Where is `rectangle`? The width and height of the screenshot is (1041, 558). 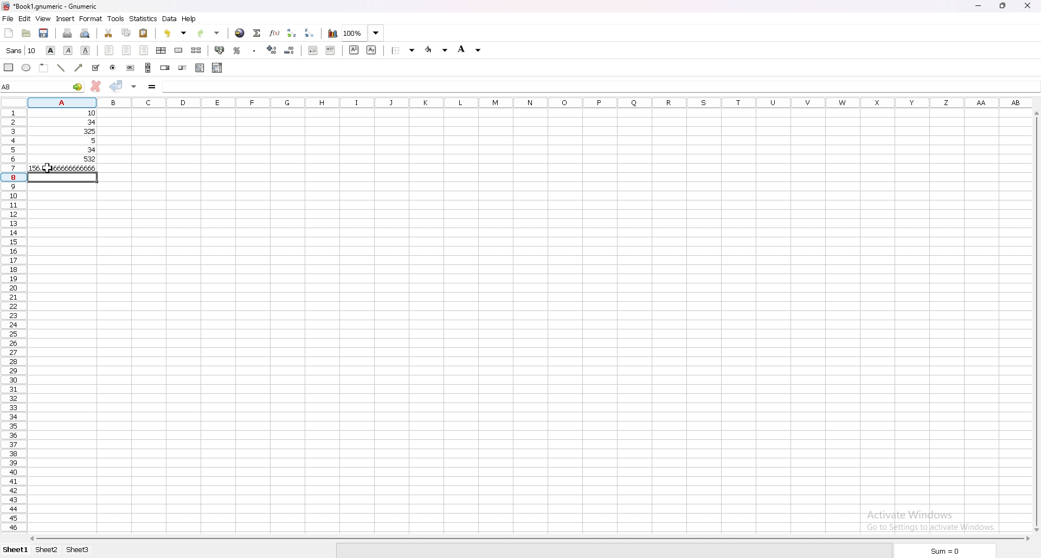
rectangle is located at coordinates (9, 67).